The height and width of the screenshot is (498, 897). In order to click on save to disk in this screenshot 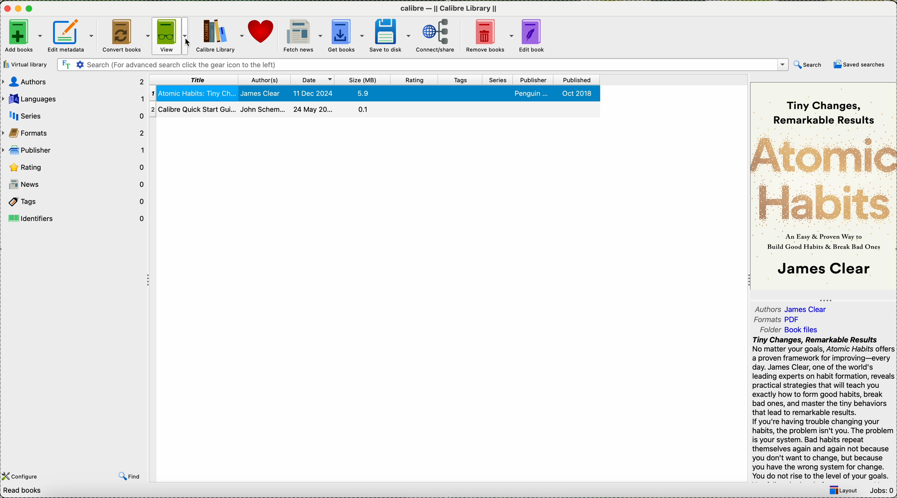, I will do `click(391, 36)`.